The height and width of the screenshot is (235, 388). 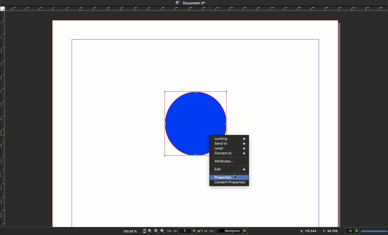 What do you see at coordinates (230, 154) in the screenshot?
I see `Convert to` at bounding box center [230, 154].